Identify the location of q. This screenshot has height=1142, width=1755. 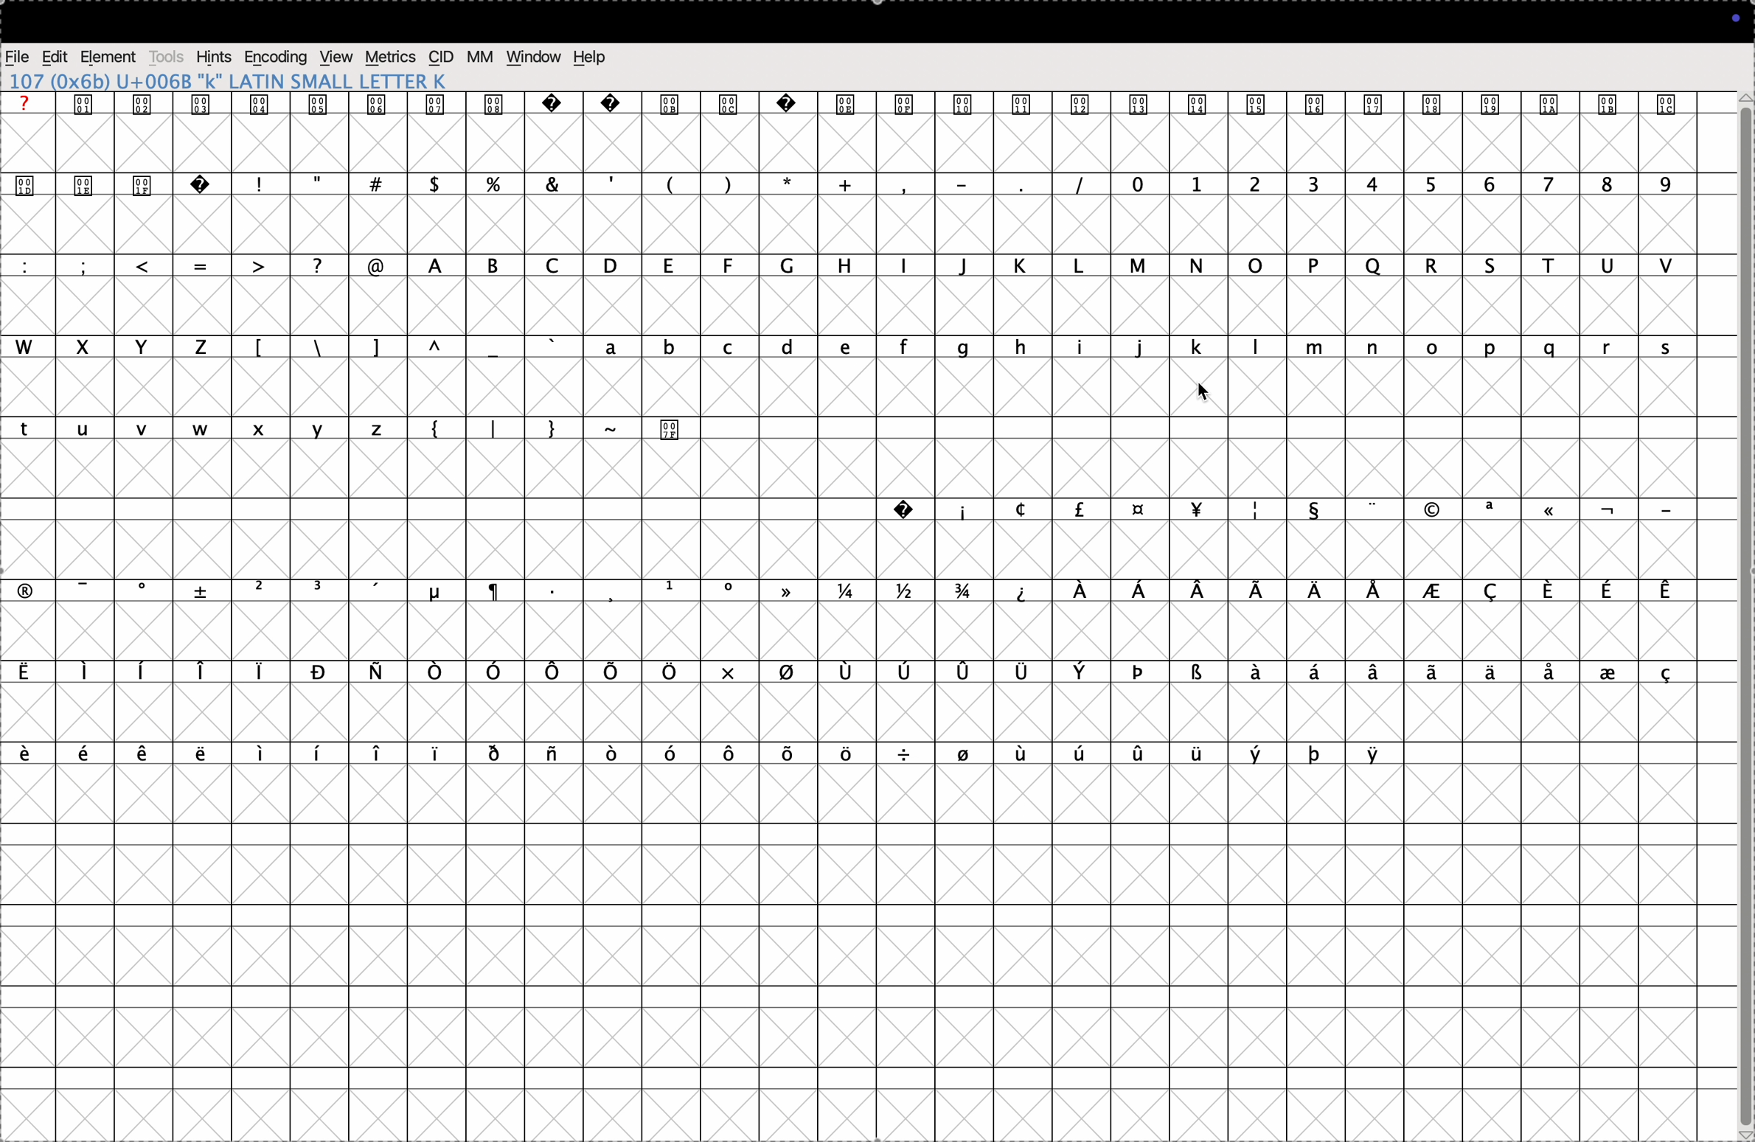
(1551, 348).